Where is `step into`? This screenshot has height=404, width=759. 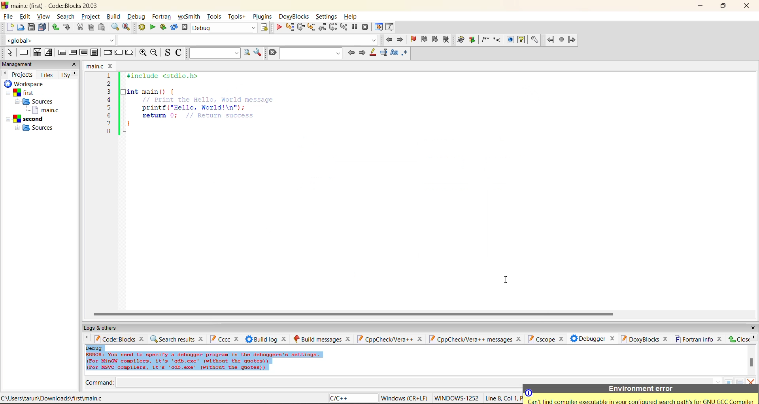
step into is located at coordinates (497, 39).